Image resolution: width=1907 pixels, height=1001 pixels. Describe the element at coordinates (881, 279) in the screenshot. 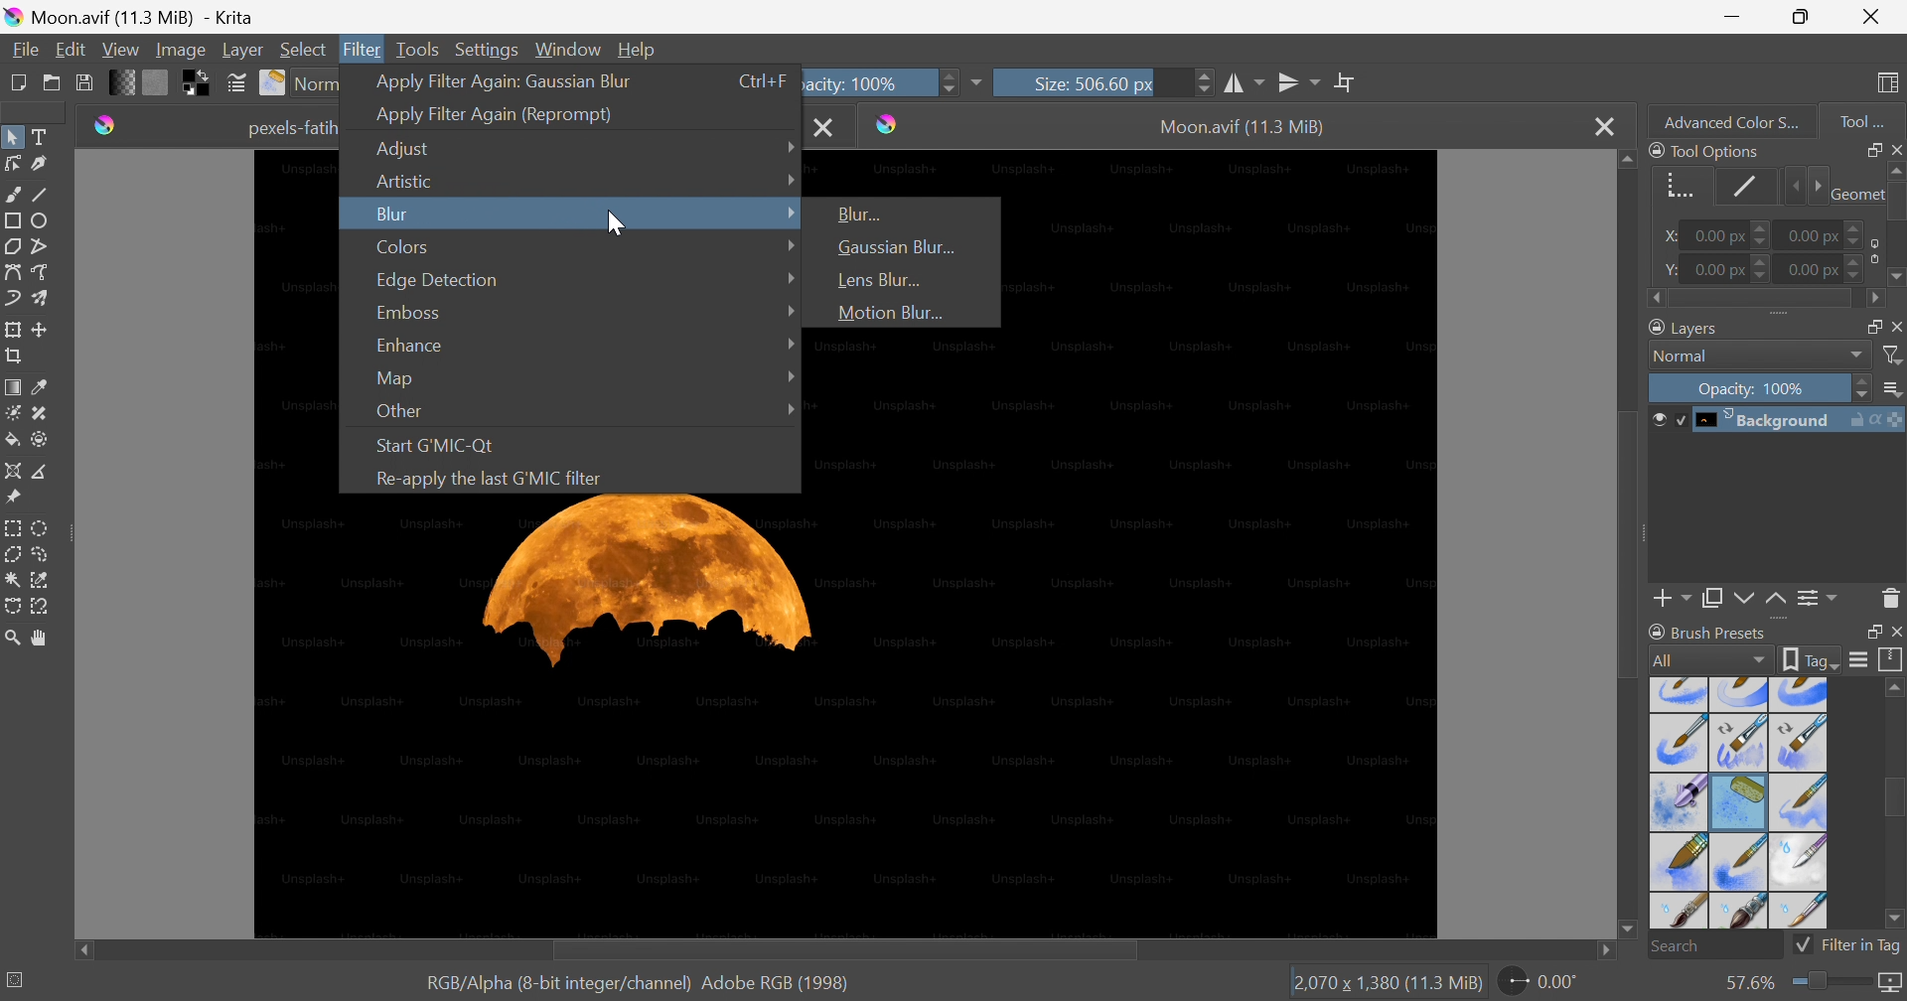

I see `Lens Blur...` at that location.